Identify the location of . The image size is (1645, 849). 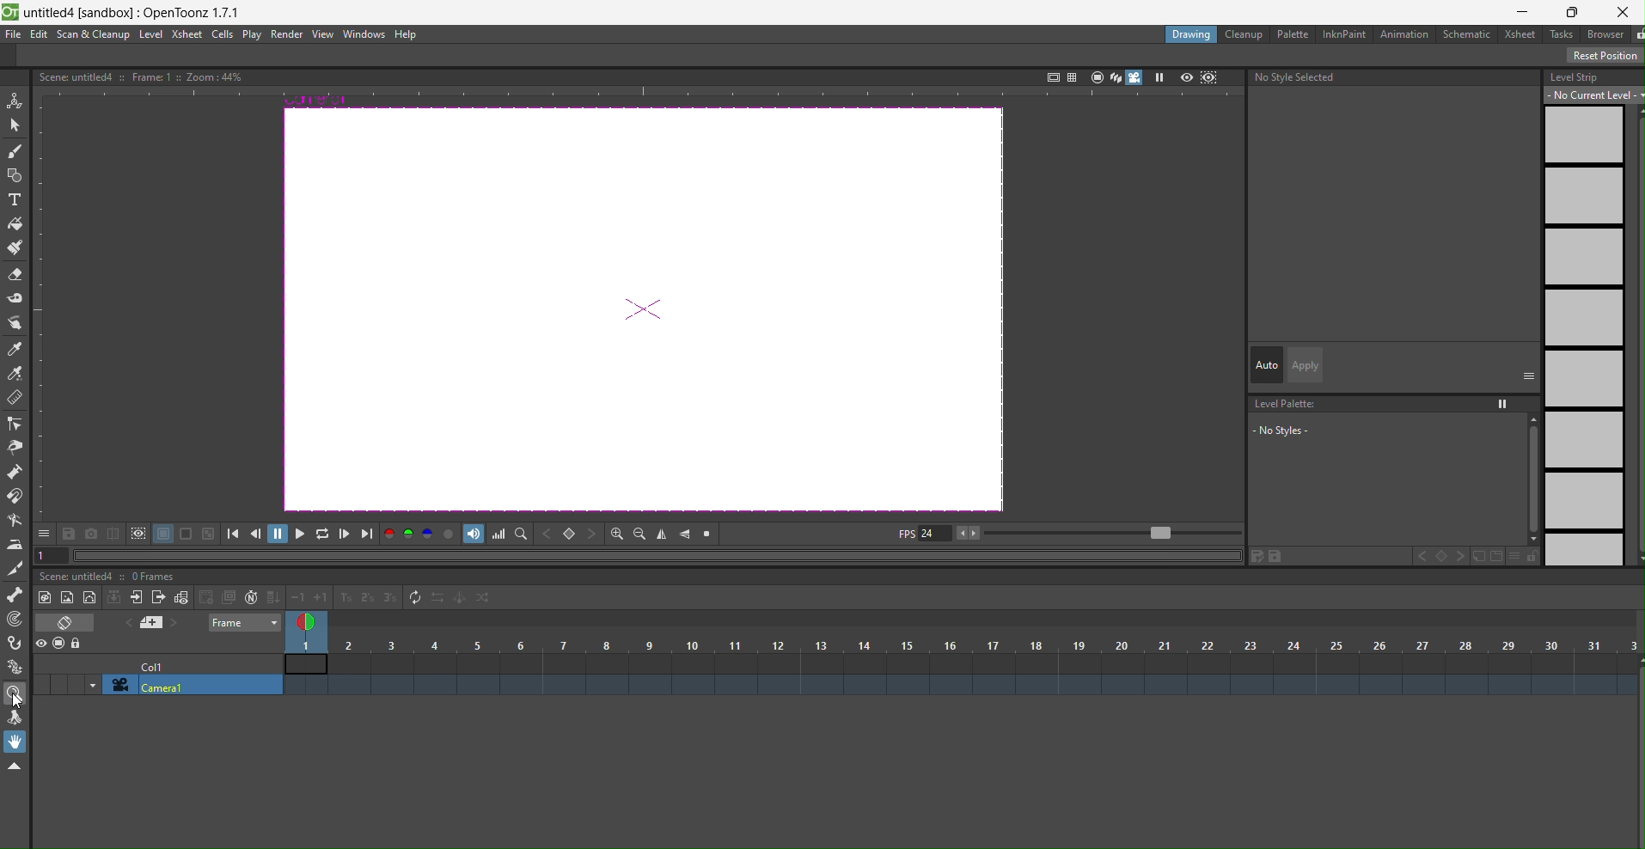
(487, 597).